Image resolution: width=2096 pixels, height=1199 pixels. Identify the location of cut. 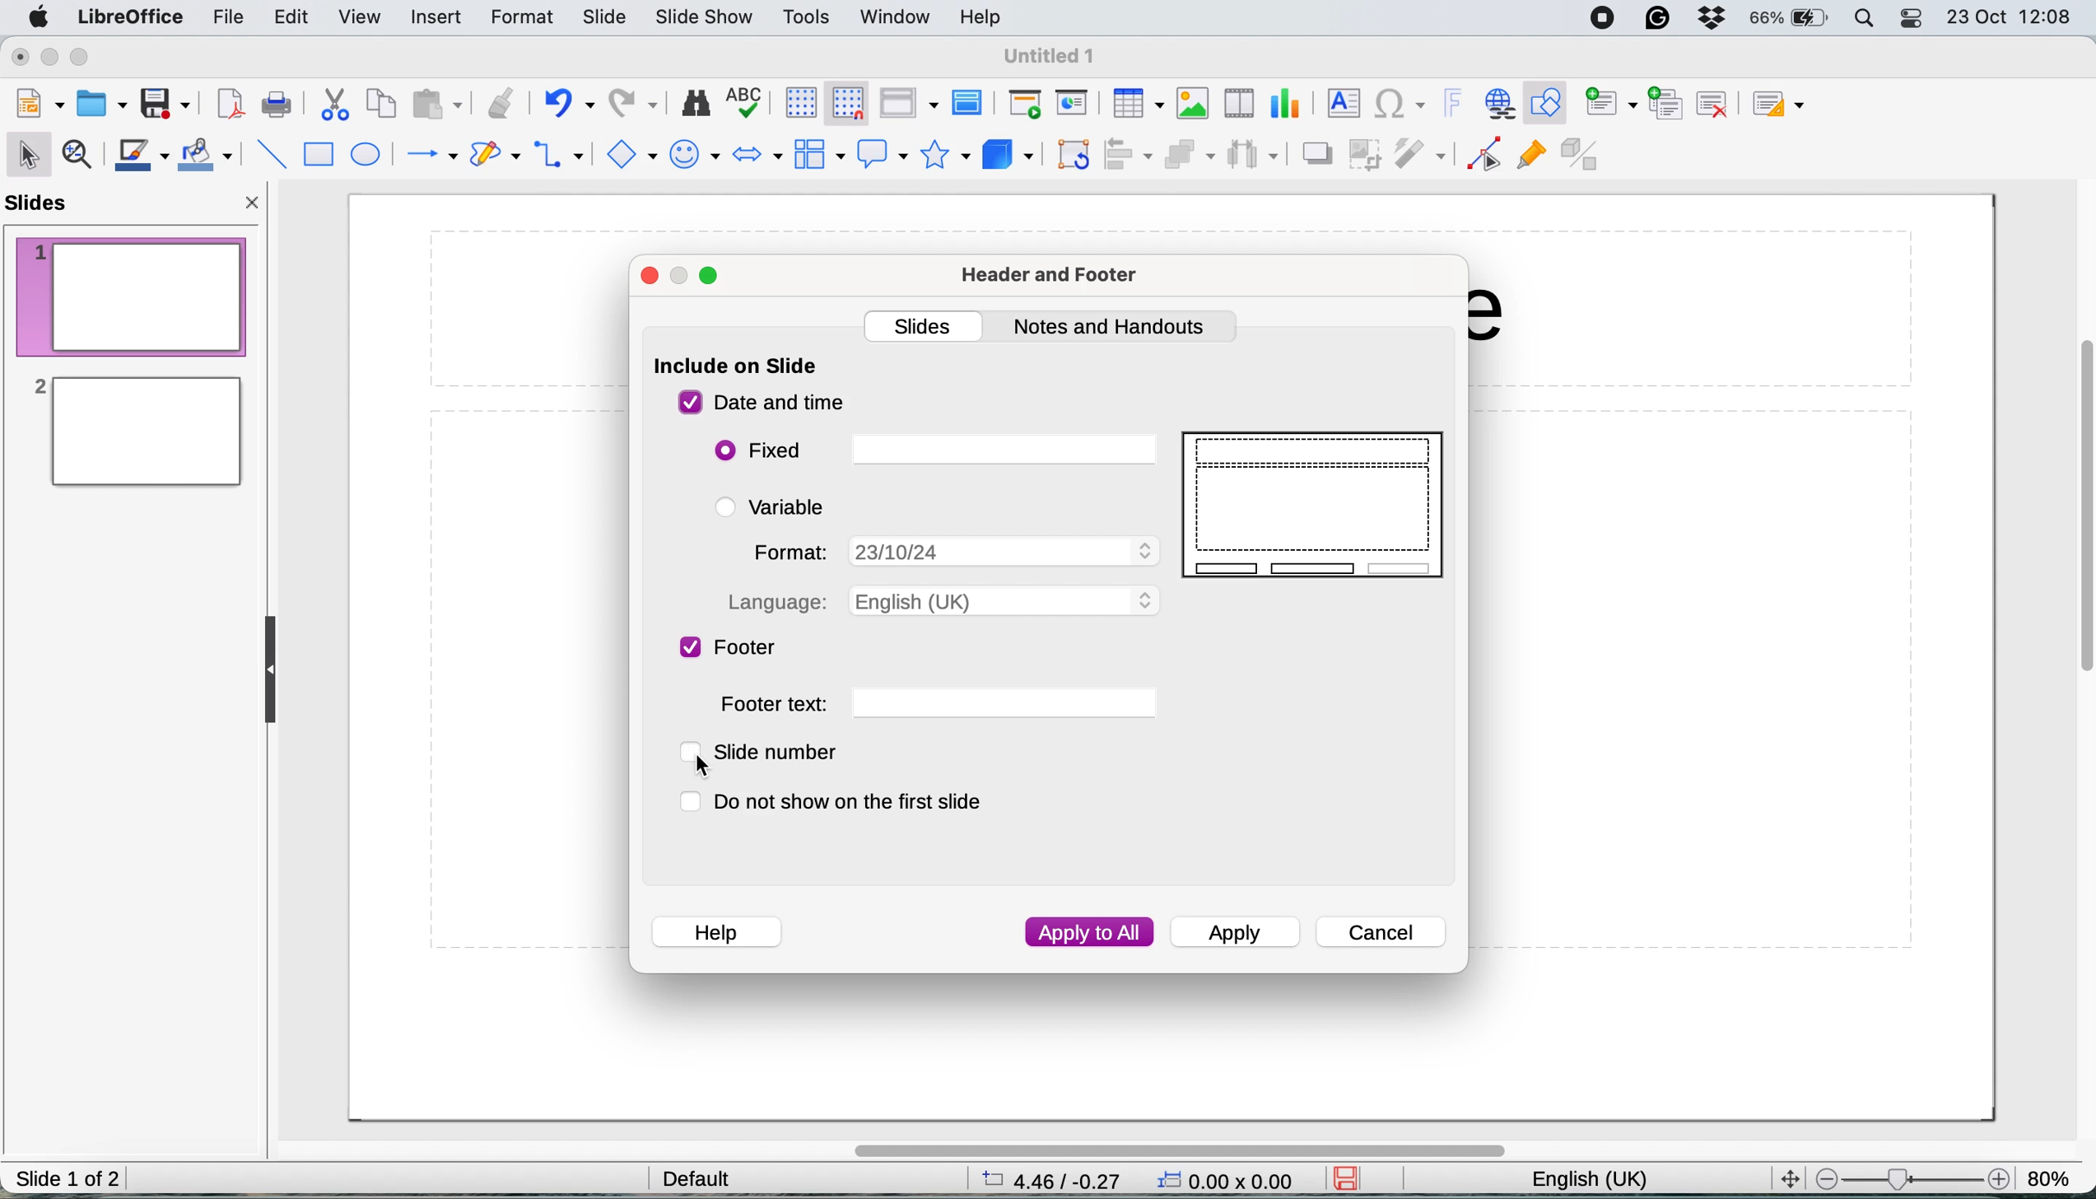
(337, 108).